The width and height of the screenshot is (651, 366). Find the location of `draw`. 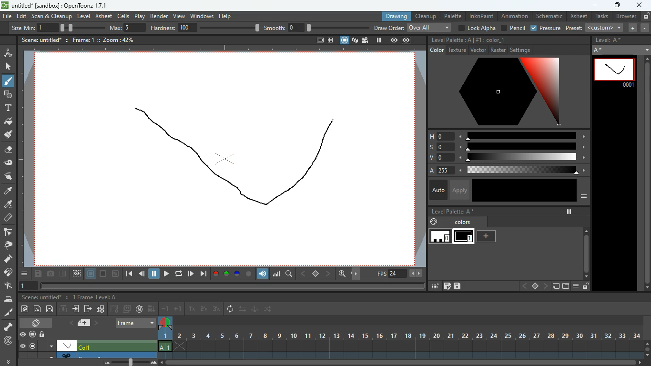

draw is located at coordinates (238, 157).